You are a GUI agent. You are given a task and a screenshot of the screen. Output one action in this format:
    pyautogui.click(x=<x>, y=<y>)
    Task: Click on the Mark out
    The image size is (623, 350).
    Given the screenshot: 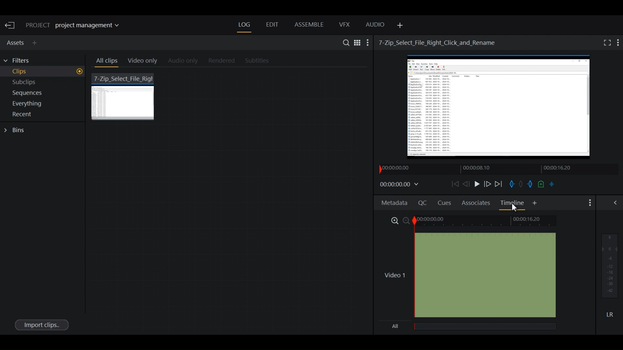 What is the action you would take?
    pyautogui.click(x=529, y=184)
    